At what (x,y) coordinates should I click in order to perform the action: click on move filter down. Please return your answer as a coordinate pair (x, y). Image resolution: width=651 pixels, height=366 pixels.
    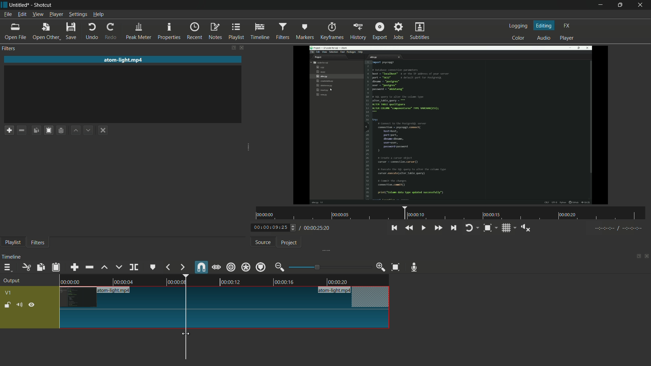
    Looking at the image, I should click on (90, 130).